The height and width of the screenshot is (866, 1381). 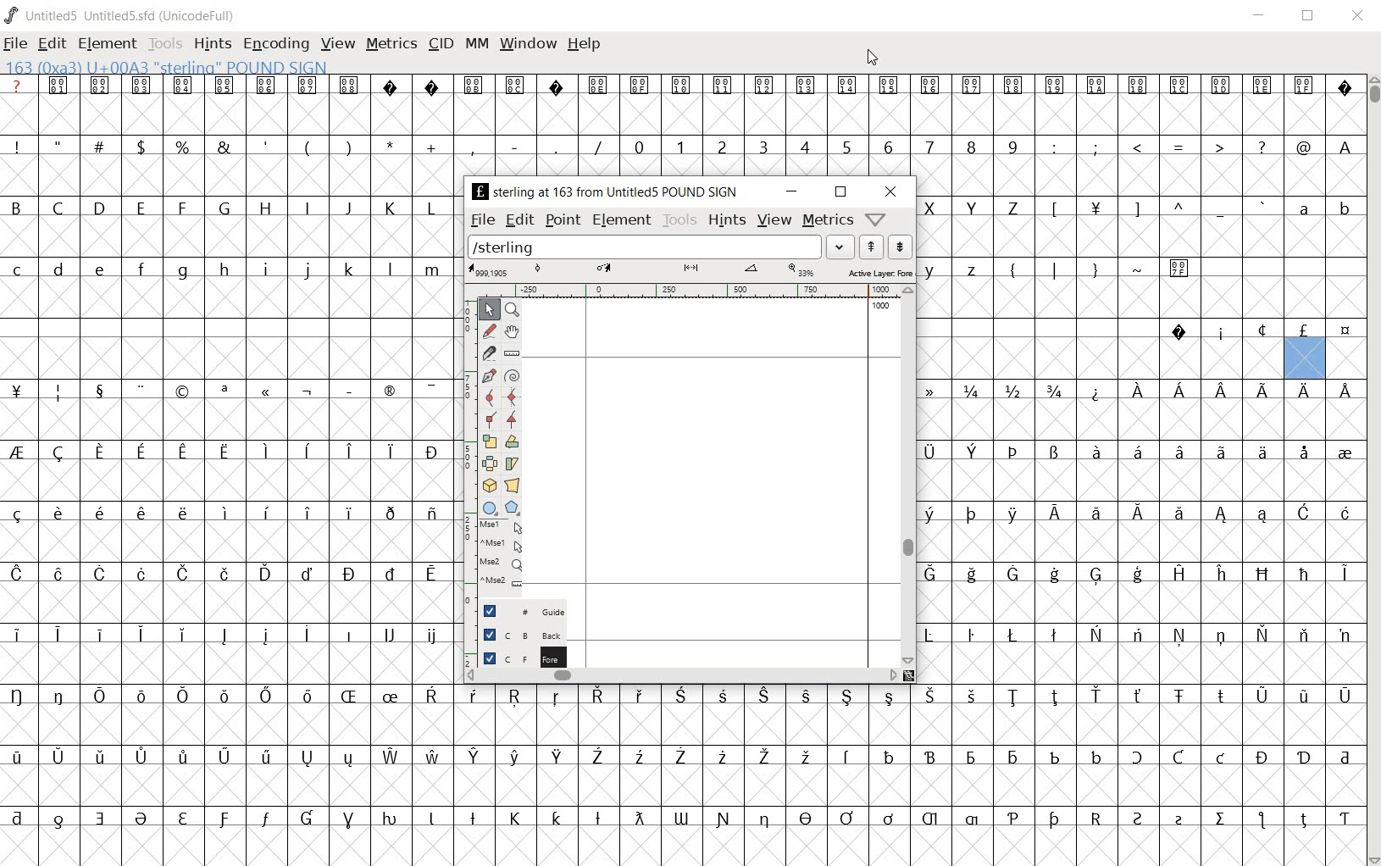 What do you see at coordinates (504, 546) in the screenshot?
I see `Mouse left button + Ctrl` at bounding box center [504, 546].